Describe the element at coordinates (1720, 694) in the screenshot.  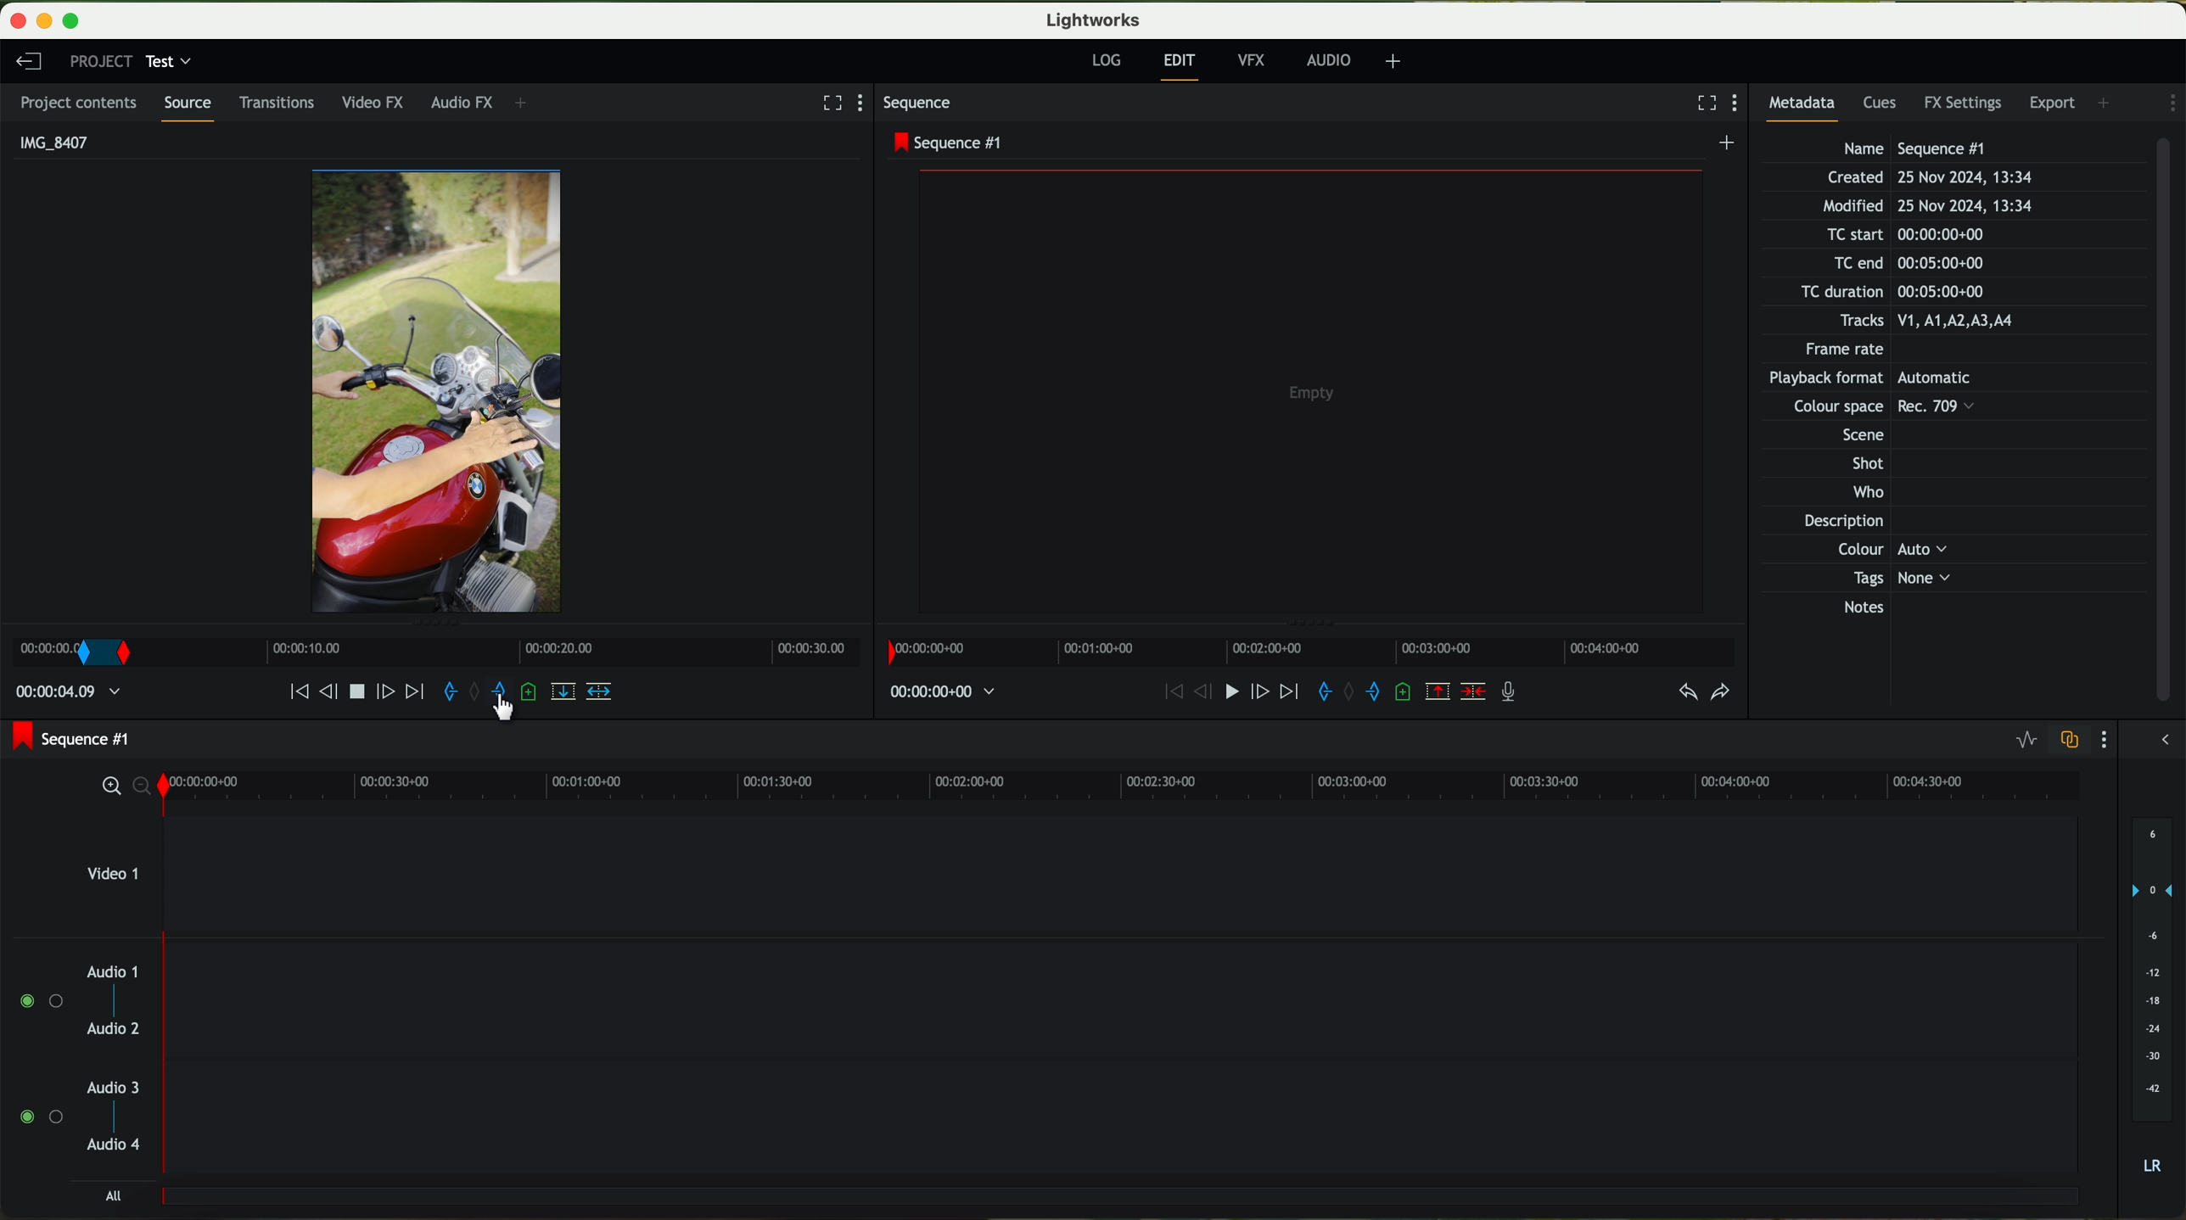
I see `redo` at that location.